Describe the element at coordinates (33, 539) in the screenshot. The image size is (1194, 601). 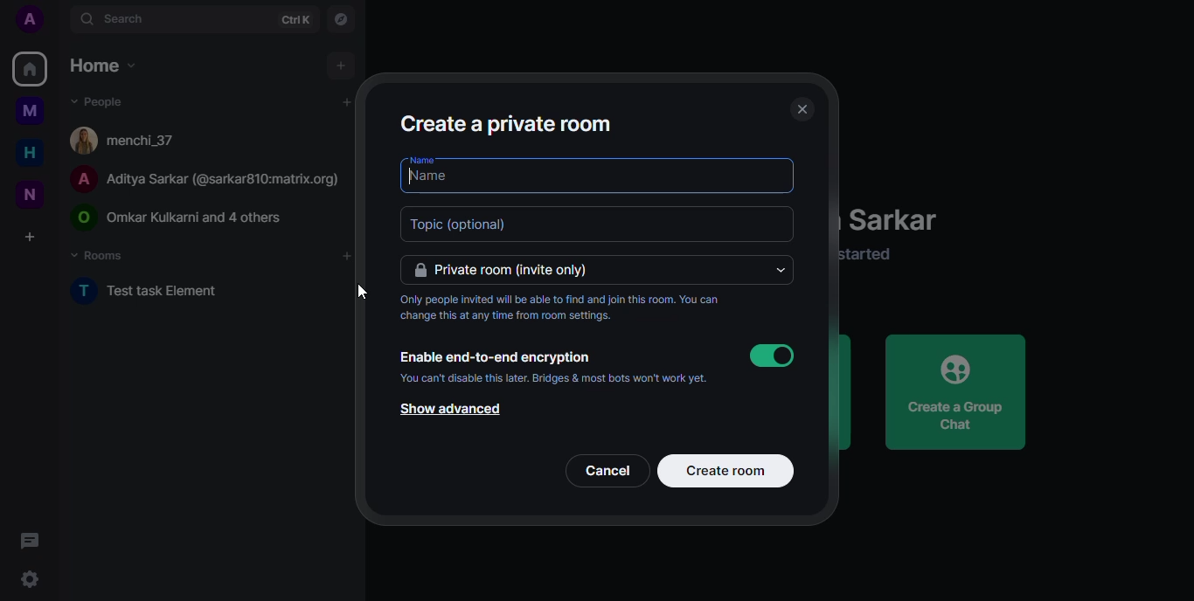
I see `threads` at that location.